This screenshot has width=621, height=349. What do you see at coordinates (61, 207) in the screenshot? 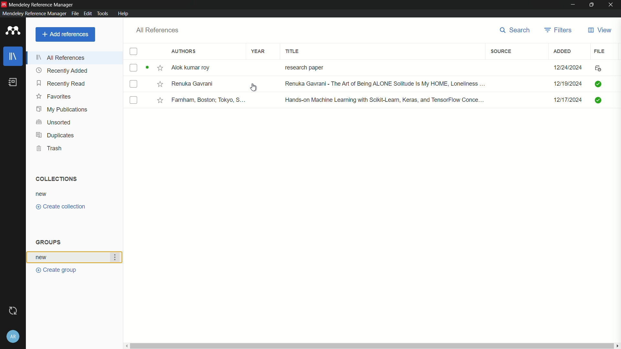
I see `create collection` at bounding box center [61, 207].